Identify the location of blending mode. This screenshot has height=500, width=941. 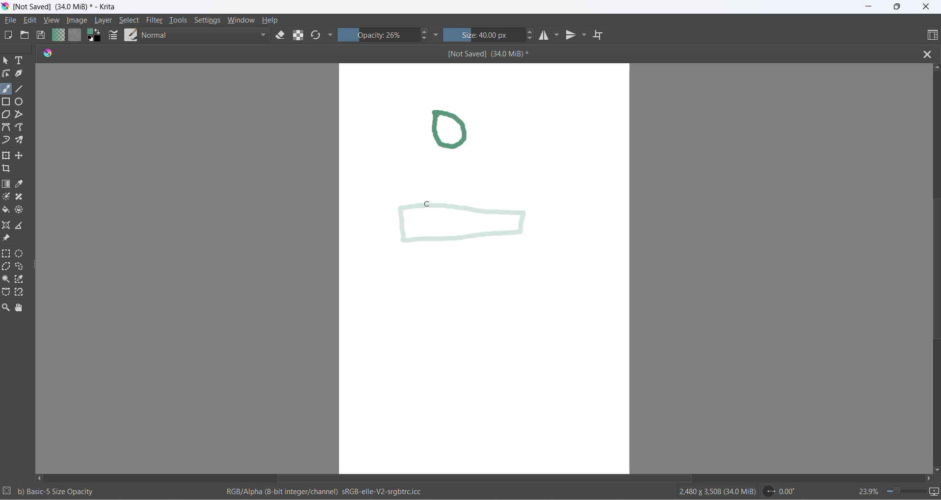
(208, 36).